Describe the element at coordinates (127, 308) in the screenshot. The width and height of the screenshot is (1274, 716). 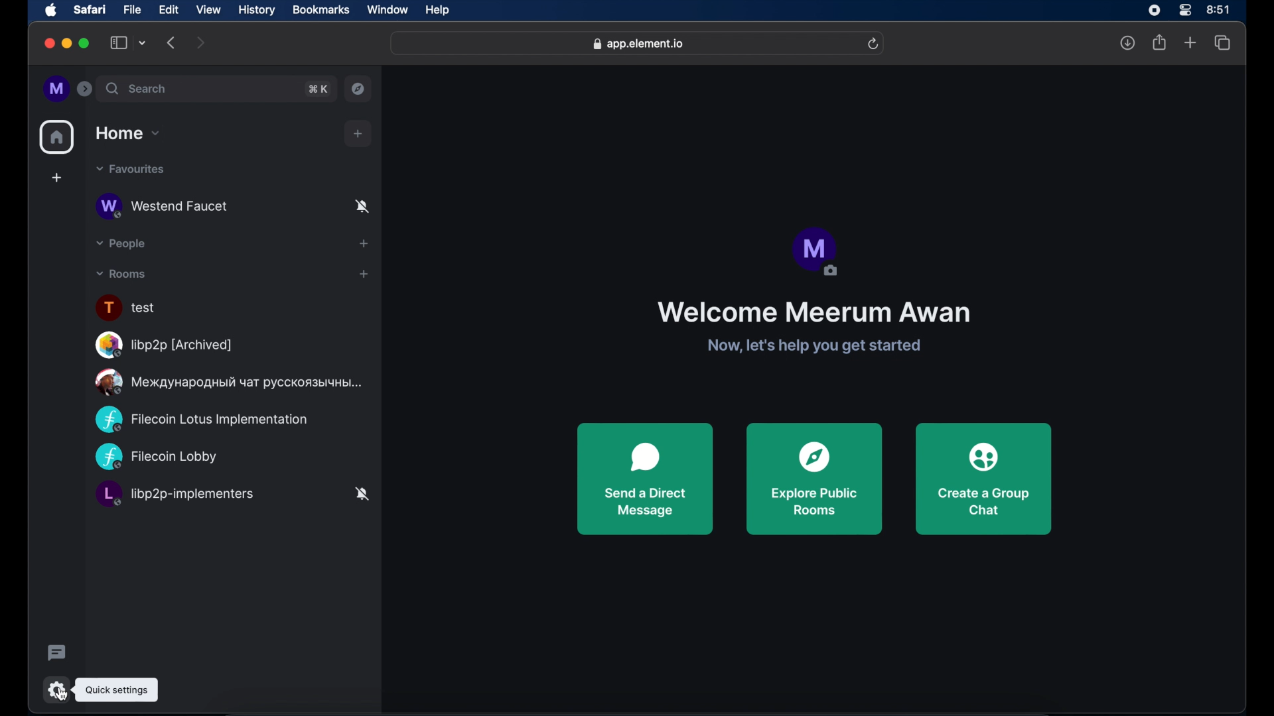
I see `test room` at that location.